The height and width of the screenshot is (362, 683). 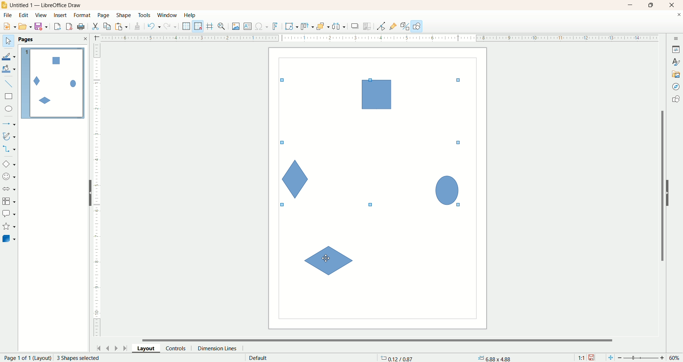 I want to click on callout shapes, so click(x=9, y=214).